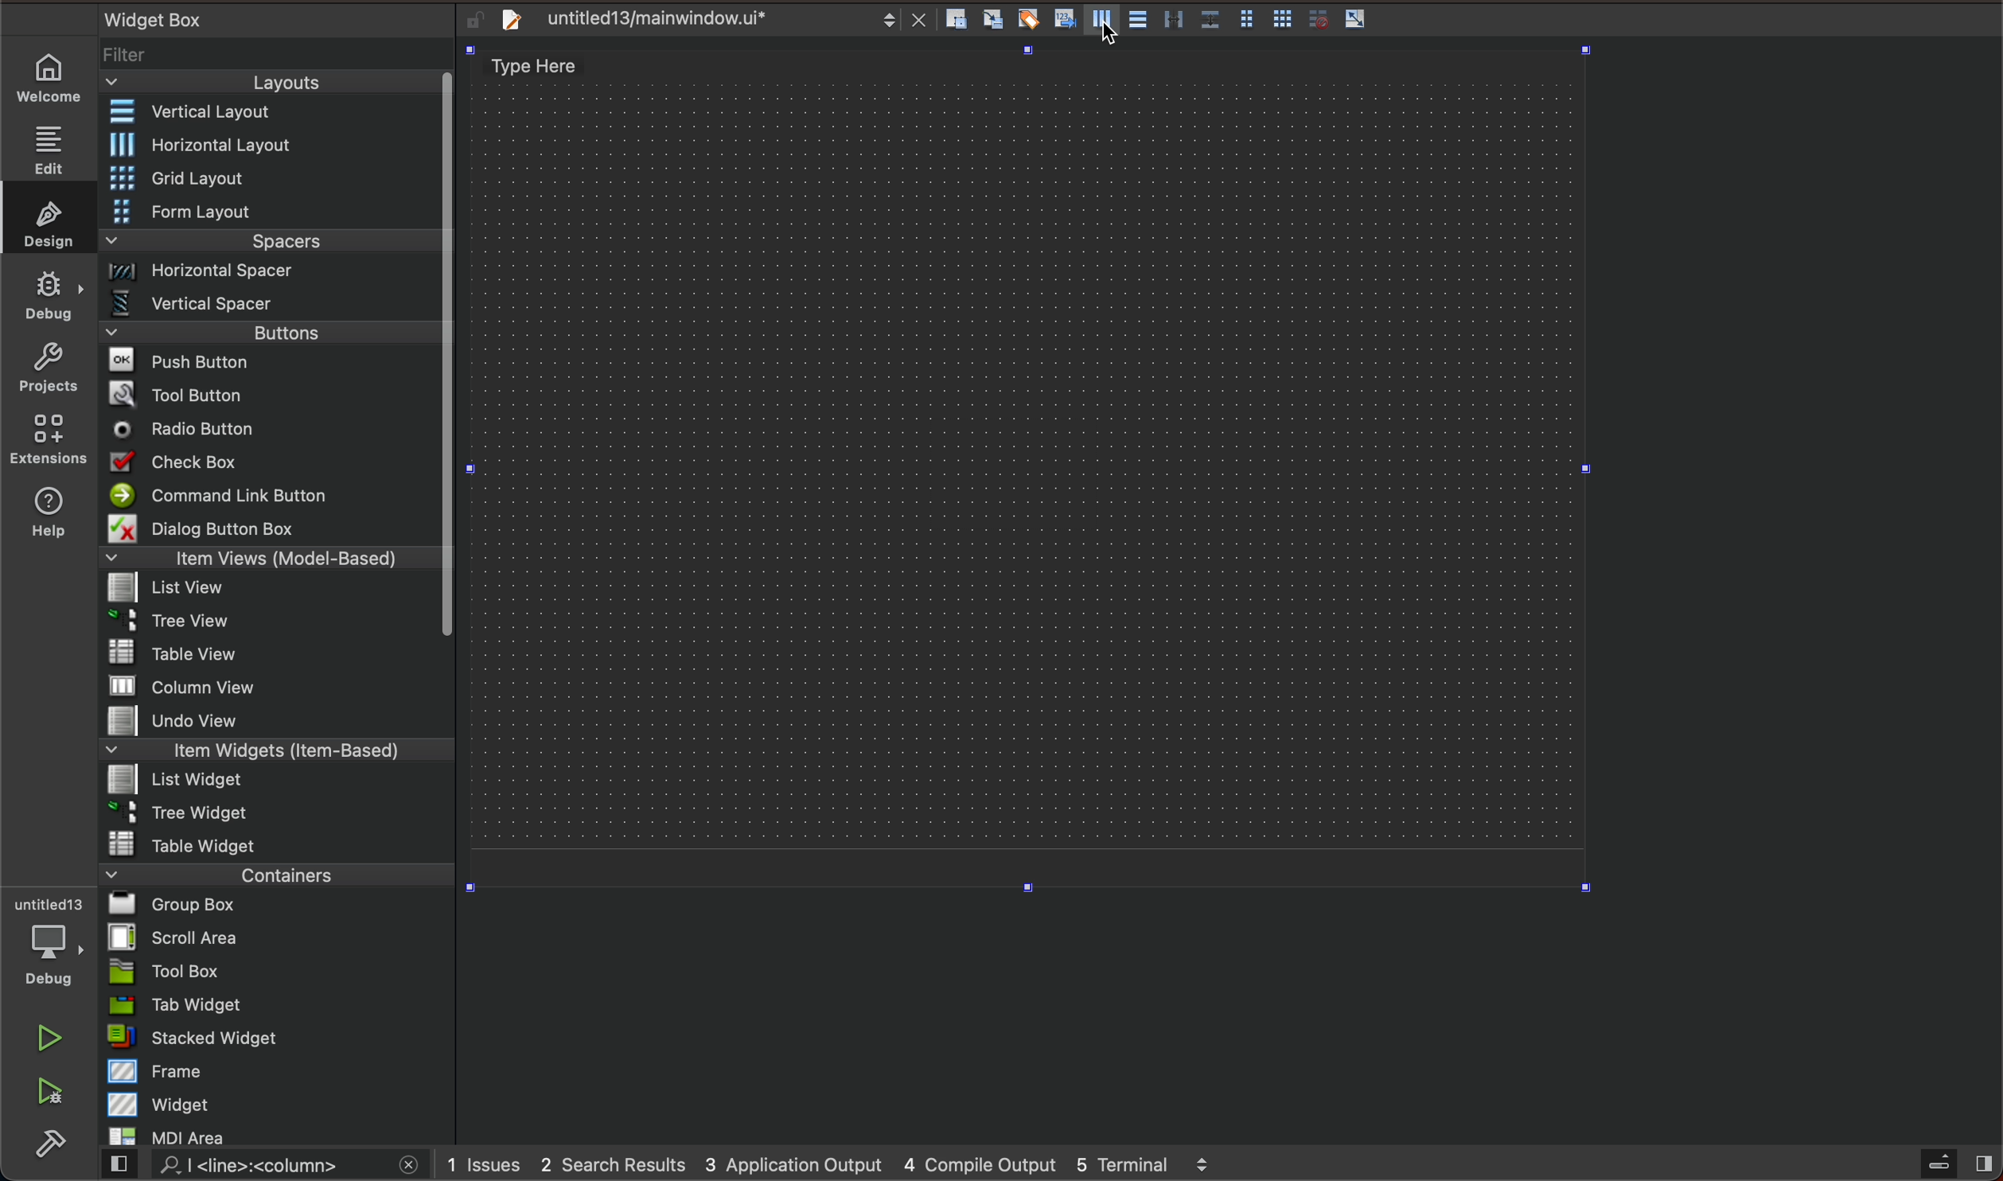 Image resolution: width=2003 pixels, height=1181 pixels. I want to click on extensions, so click(50, 438).